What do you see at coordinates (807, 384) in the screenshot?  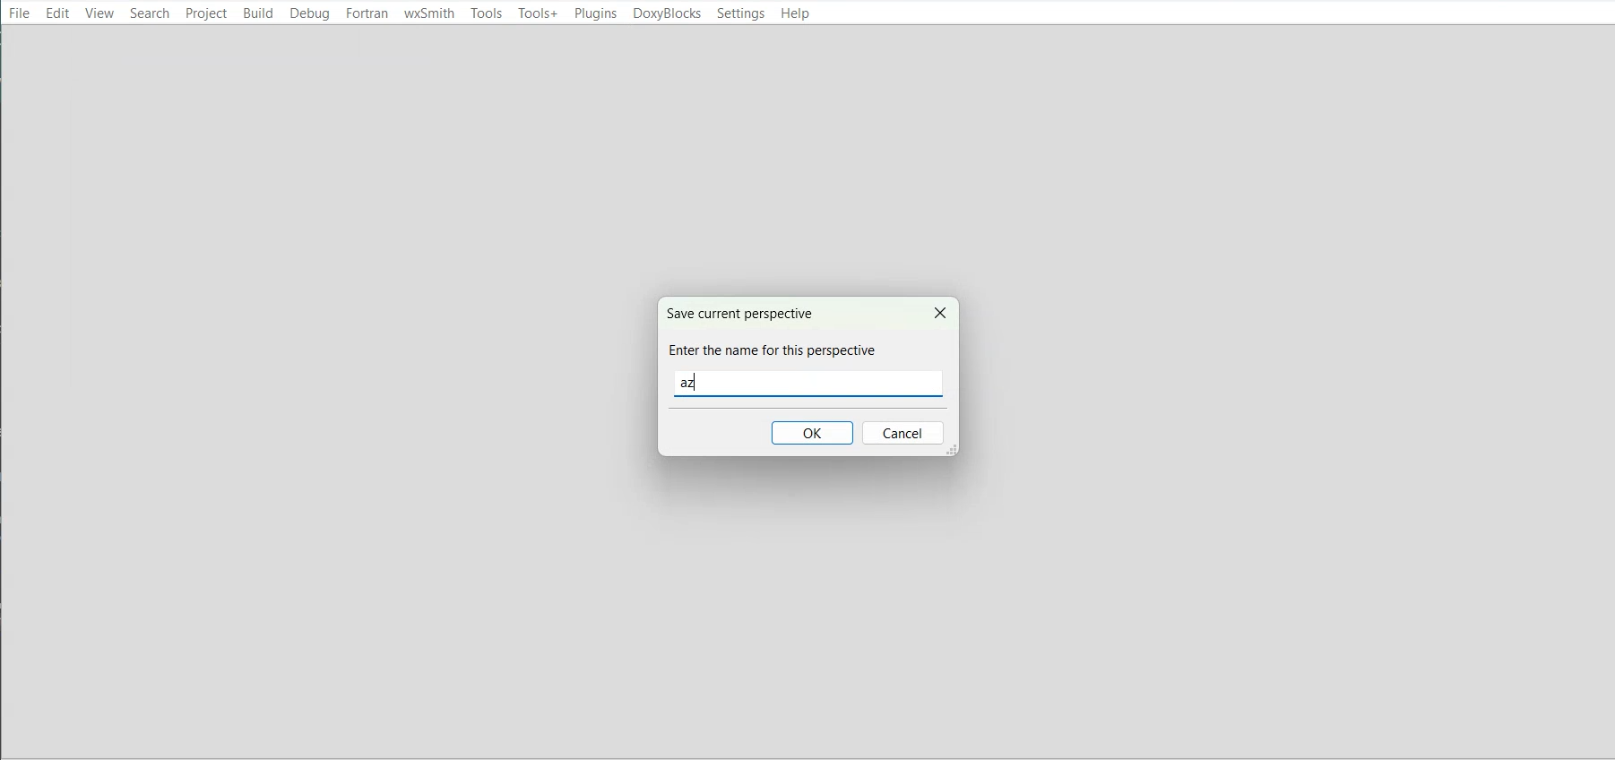 I see `Enter name for theme file` at bounding box center [807, 384].